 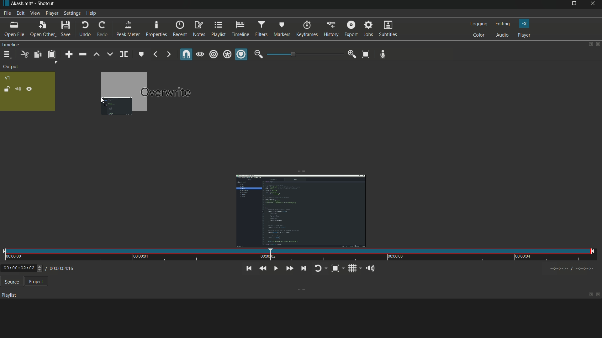 What do you see at coordinates (354, 268) in the screenshot?
I see `toggle grid` at bounding box center [354, 268].